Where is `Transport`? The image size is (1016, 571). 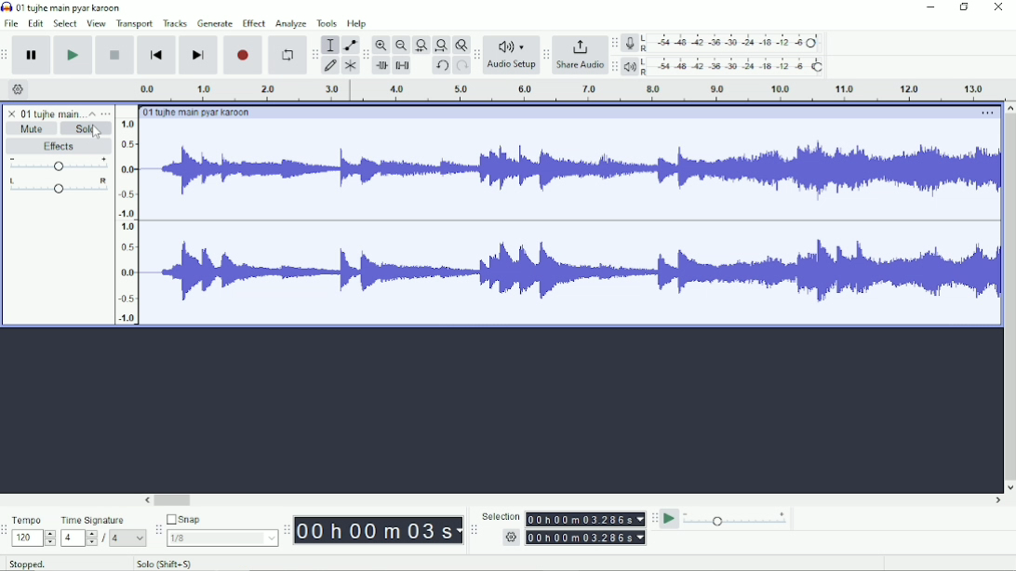 Transport is located at coordinates (135, 24).